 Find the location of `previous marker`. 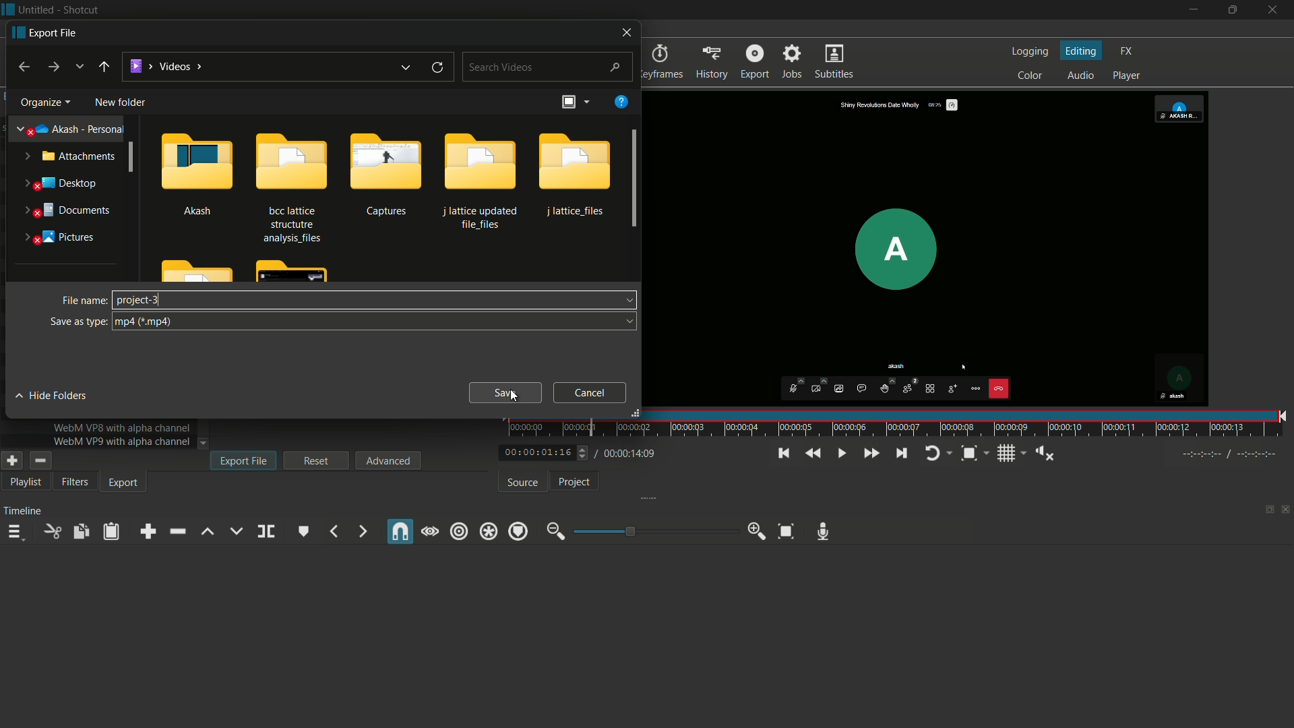

previous marker is located at coordinates (333, 531).